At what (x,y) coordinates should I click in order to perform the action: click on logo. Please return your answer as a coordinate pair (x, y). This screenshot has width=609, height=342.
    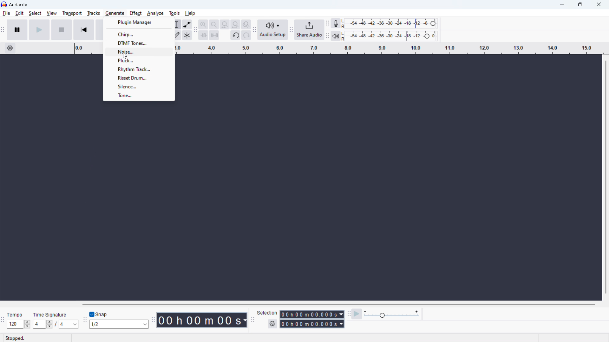
    Looking at the image, I should click on (4, 4).